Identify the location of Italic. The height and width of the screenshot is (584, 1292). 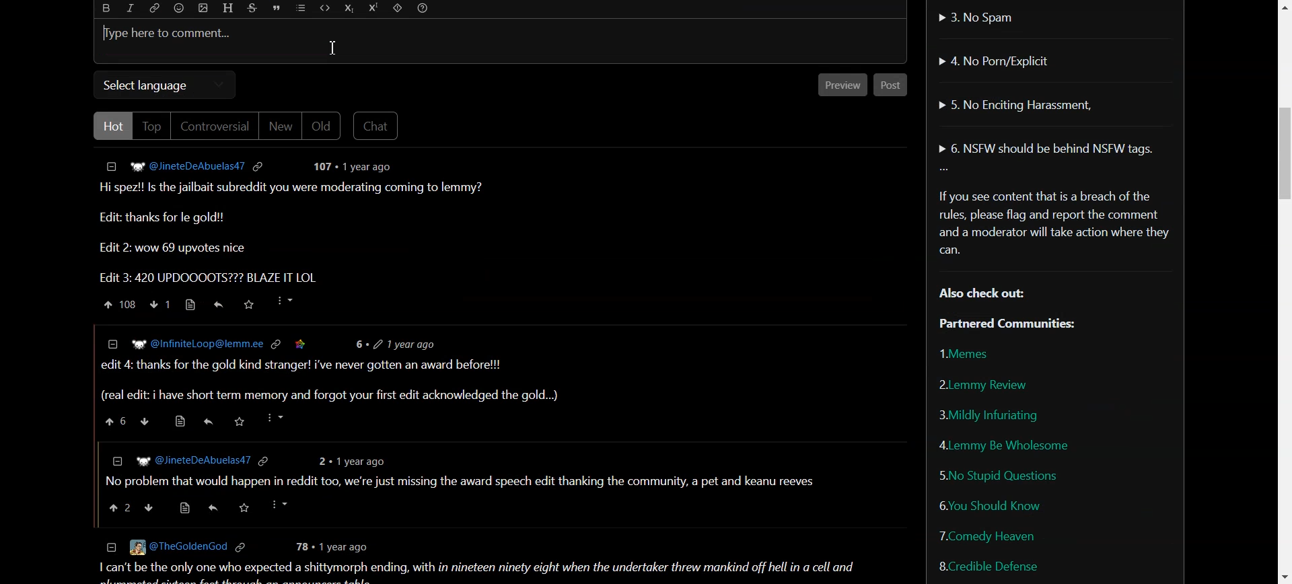
(131, 8).